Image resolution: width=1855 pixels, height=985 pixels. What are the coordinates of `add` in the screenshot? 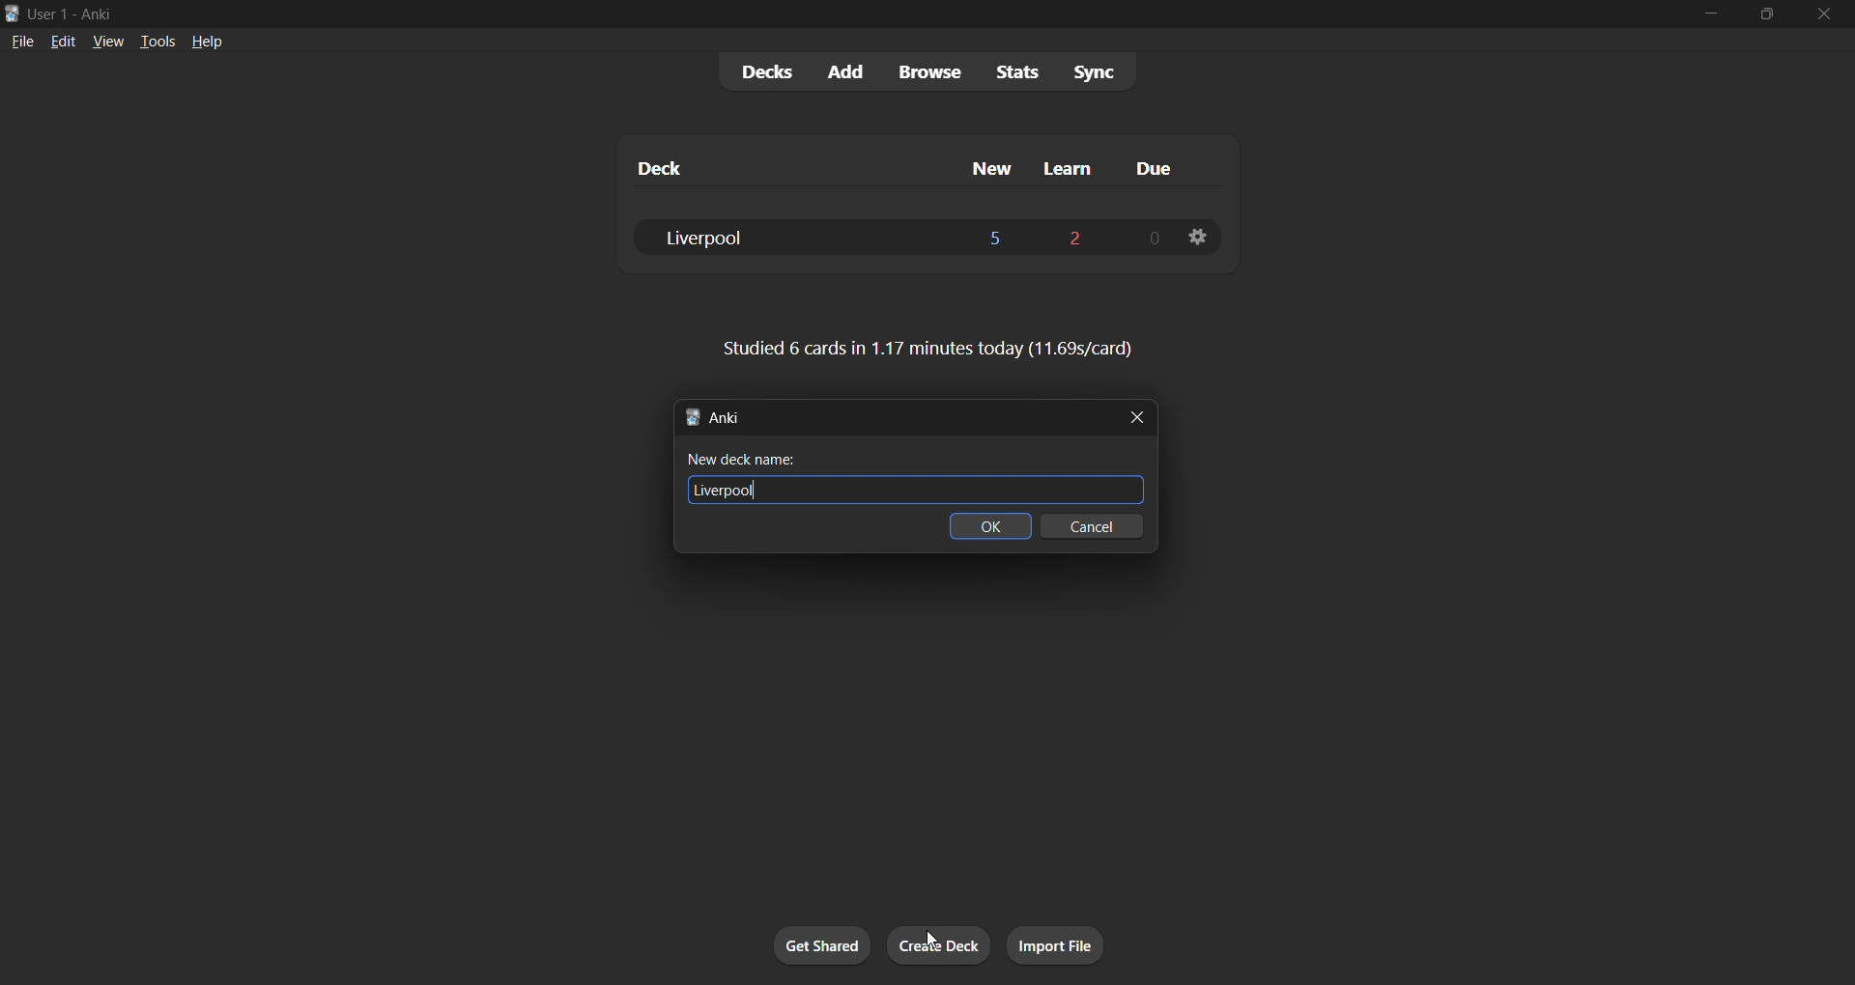 It's located at (839, 72).